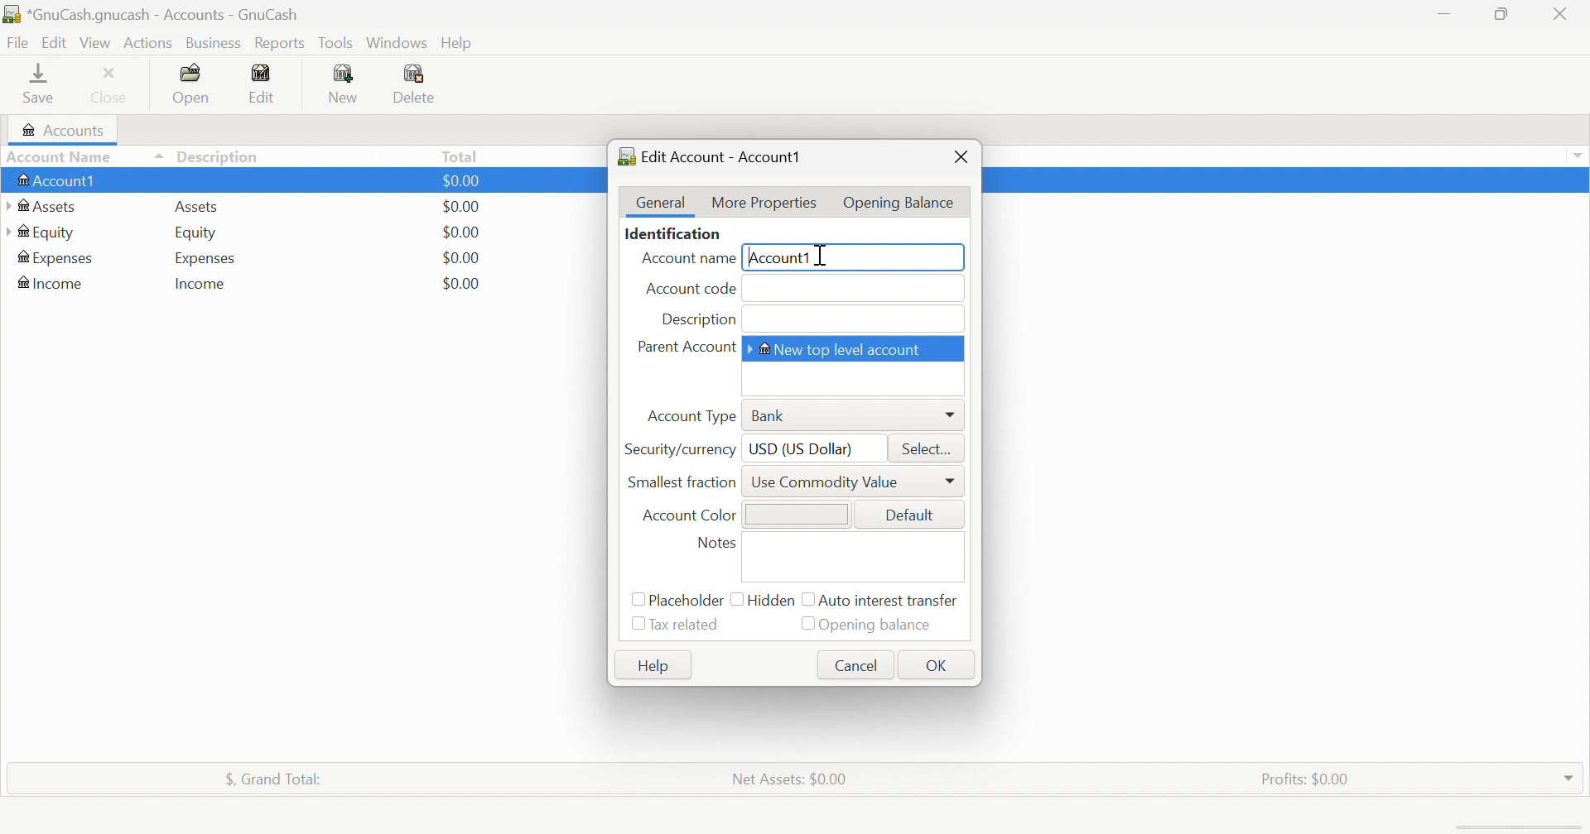 The height and width of the screenshot is (834, 1590). I want to click on Close, so click(113, 84).